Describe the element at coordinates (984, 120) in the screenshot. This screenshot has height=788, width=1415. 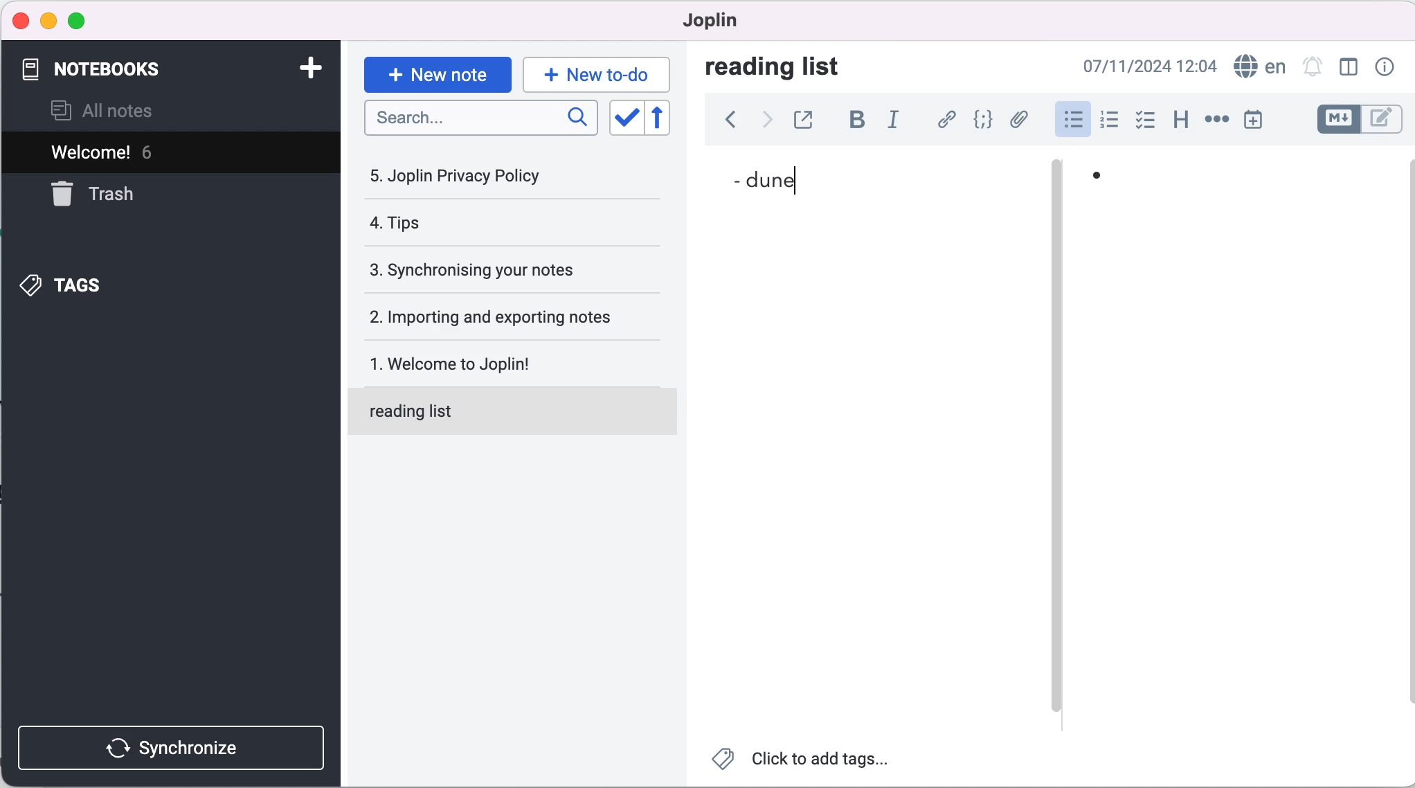
I see `code` at that location.